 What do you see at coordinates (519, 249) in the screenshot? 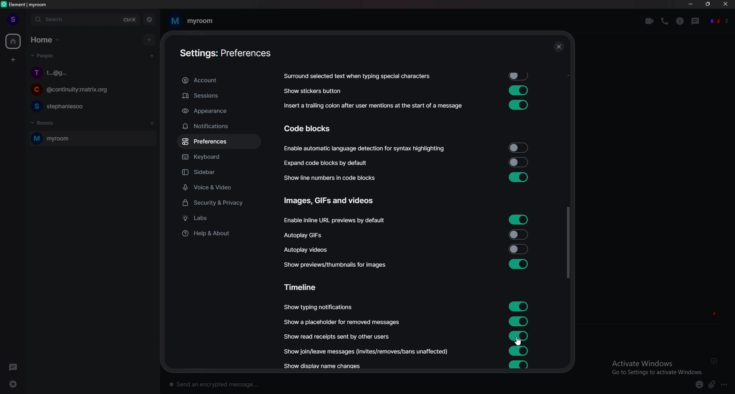
I see `toggle` at bounding box center [519, 249].